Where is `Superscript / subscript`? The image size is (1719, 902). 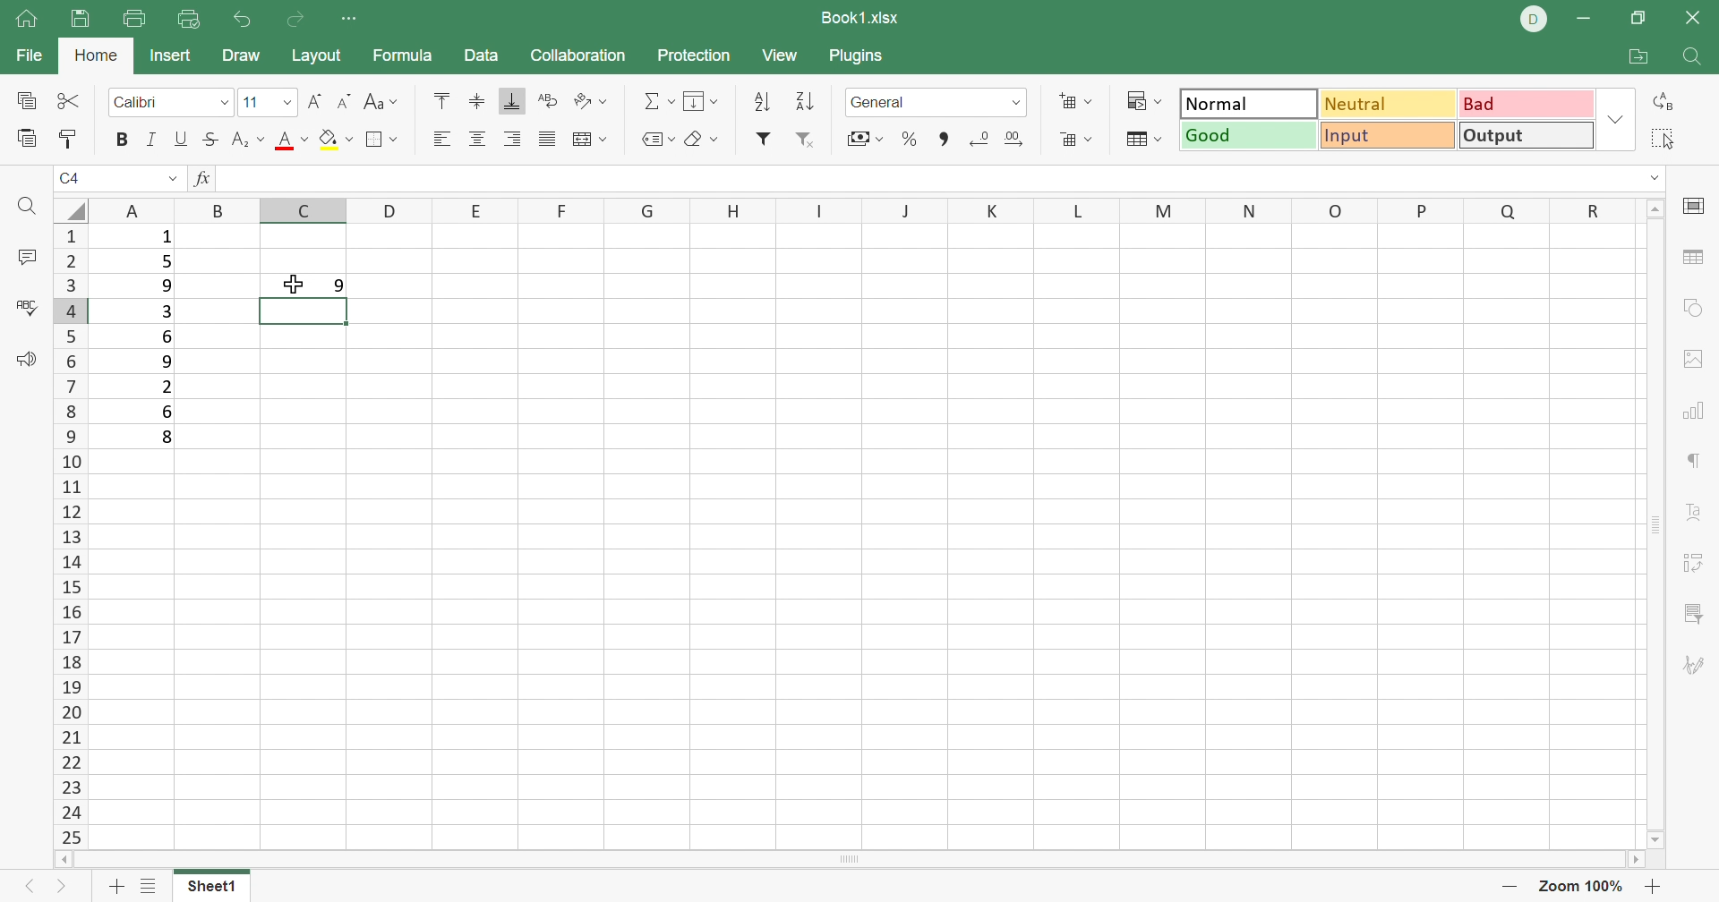
Superscript / subscript is located at coordinates (244, 140).